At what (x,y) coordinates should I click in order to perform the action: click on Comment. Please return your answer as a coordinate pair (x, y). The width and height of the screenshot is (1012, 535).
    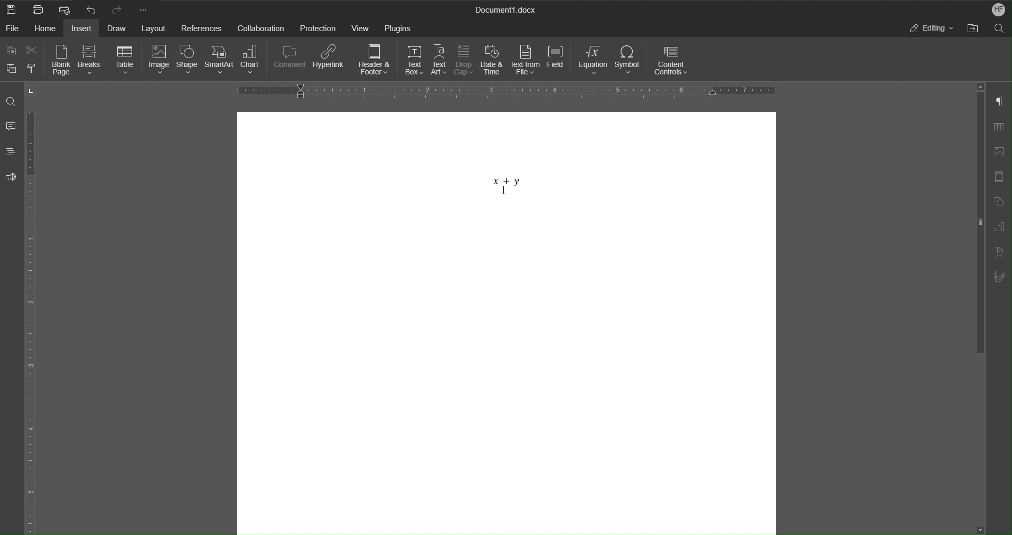
    Looking at the image, I should click on (288, 61).